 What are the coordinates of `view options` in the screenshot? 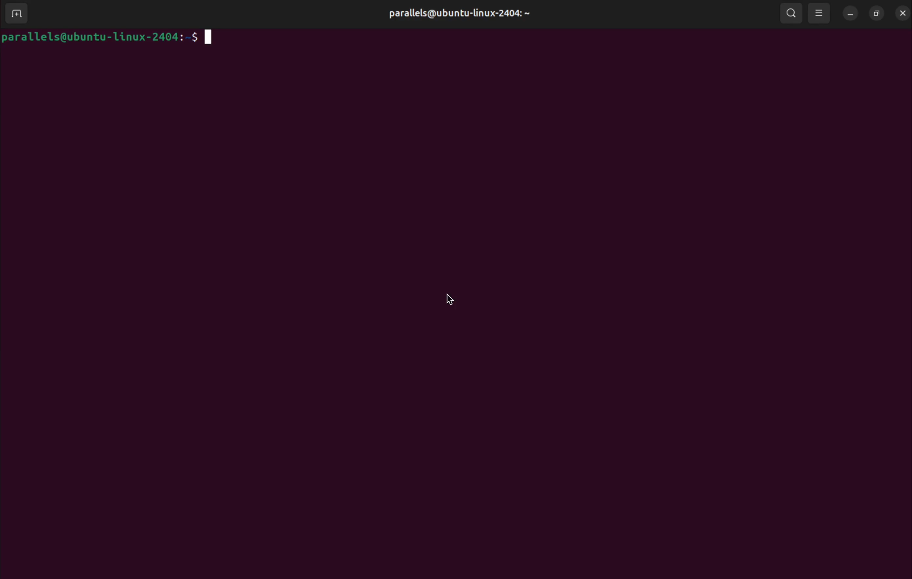 It's located at (820, 12).